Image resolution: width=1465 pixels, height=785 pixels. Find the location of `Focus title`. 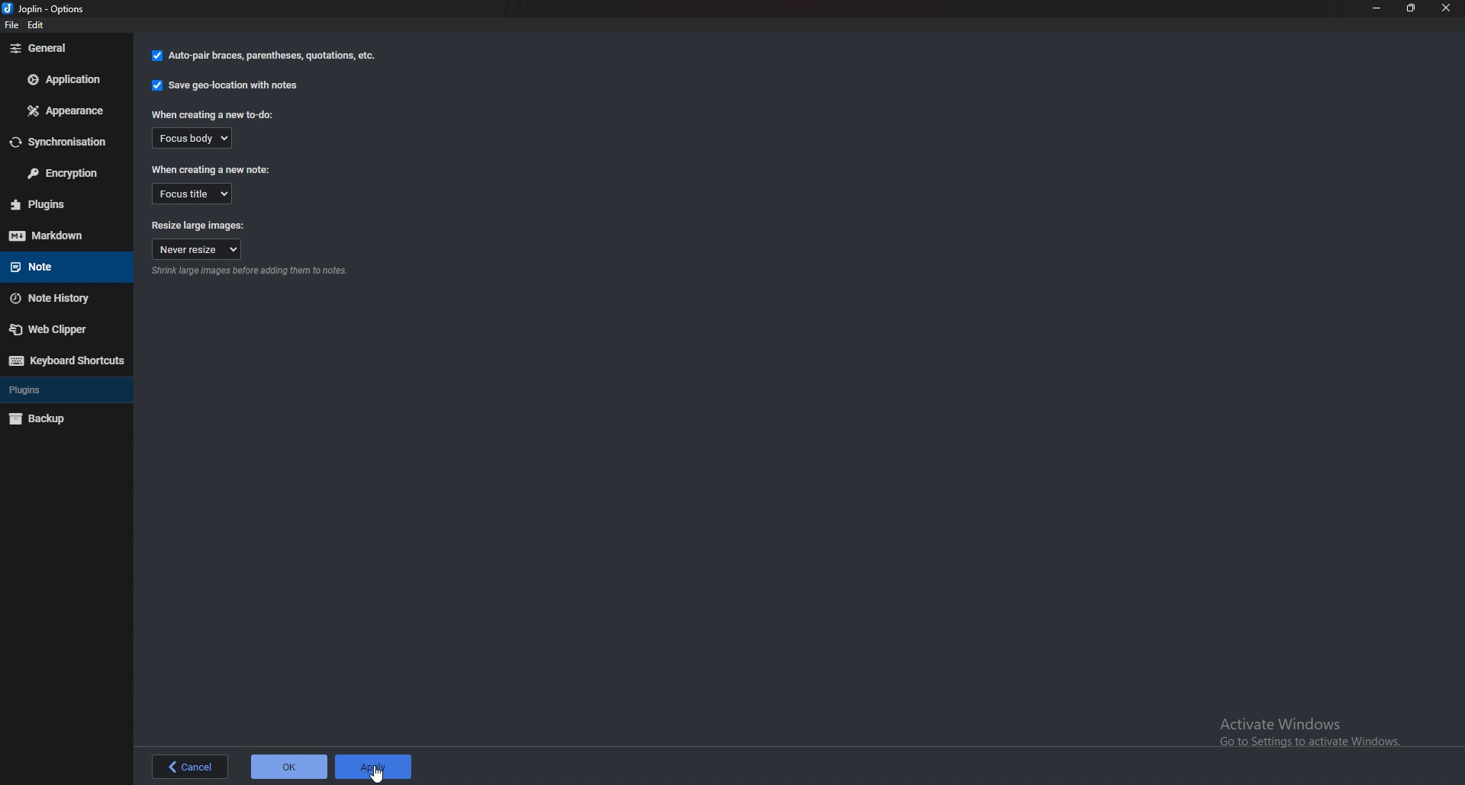

Focus title is located at coordinates (193, 193).